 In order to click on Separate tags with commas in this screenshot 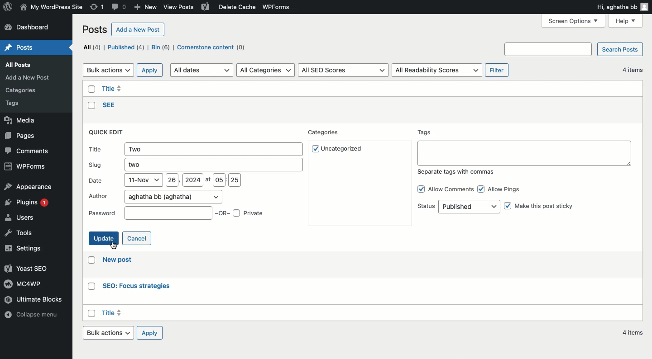, I will do `click(457, 173)`.